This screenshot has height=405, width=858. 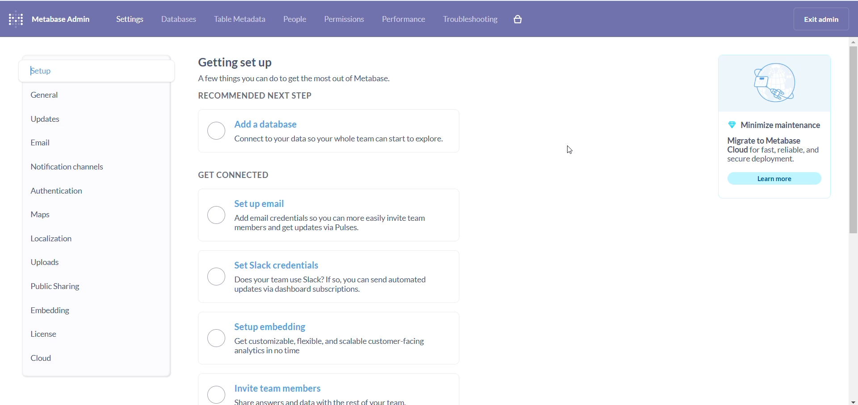 What do you see at coordinates (355, 342) in the screenshot?
I see `Setup embedding Get customizable, flexible, and scalable customer-facing analytics in no time` at bounding box center [355, 342].